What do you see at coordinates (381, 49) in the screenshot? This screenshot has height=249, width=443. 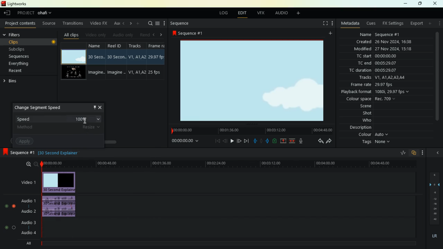 I see `modified` at bounding box center [381, 49].